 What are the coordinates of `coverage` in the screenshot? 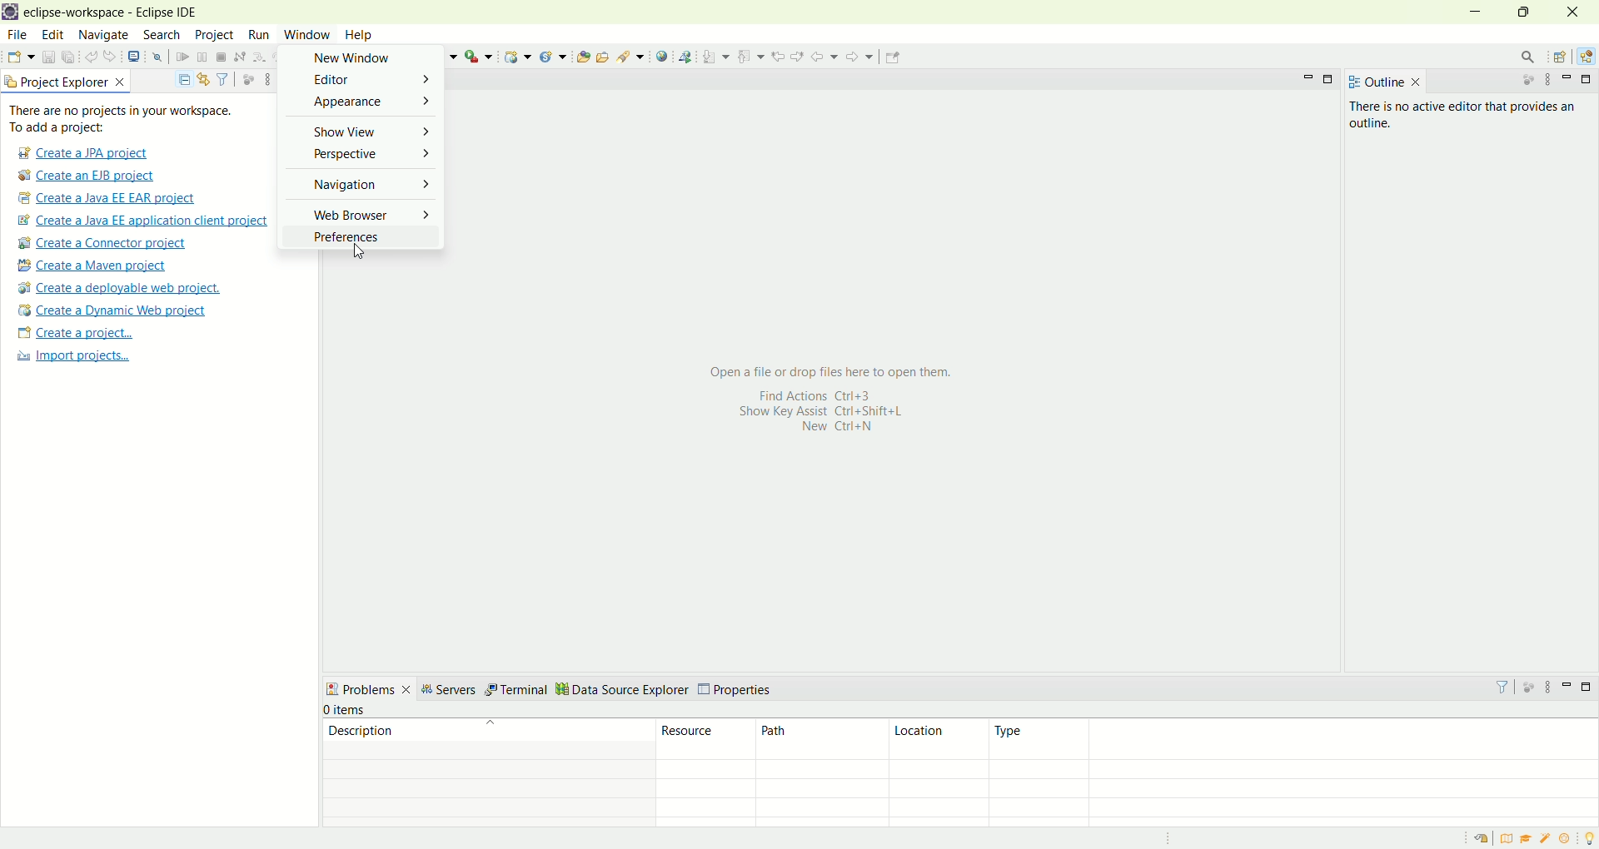 It's located at (443, 56).